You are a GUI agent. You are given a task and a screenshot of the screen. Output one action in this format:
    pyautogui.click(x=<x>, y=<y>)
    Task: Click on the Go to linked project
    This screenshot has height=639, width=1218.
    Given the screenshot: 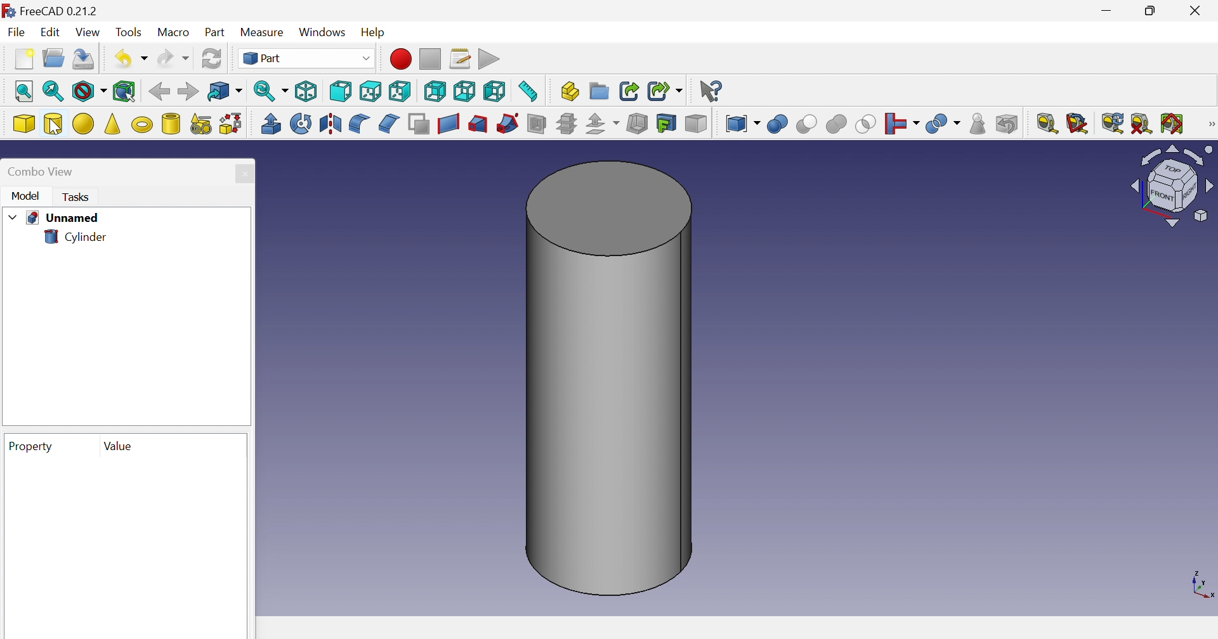 What is the action you would take?
    pyautogui.click(x=224, y=91)
    